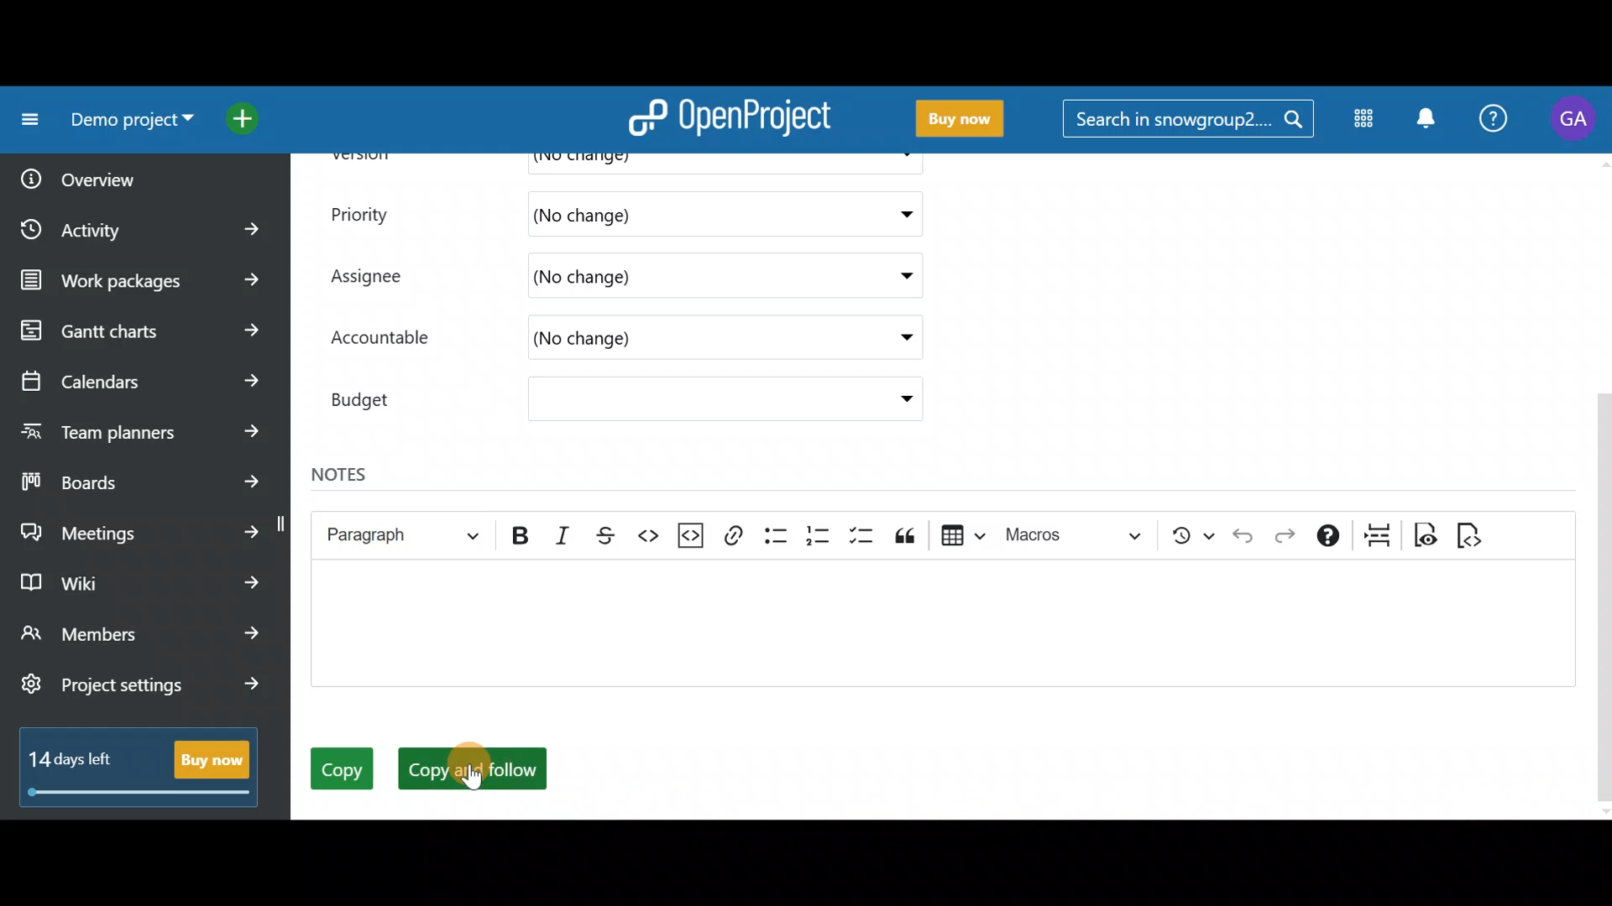  What do you see at coordinates (475, 768) in the screenshot?
I see `Cursor` at bounding box center [475, 768].